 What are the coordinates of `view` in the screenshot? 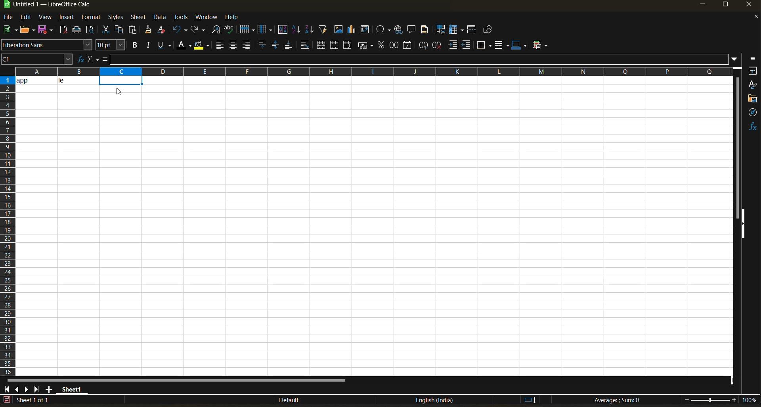 It's located at (45, 17).